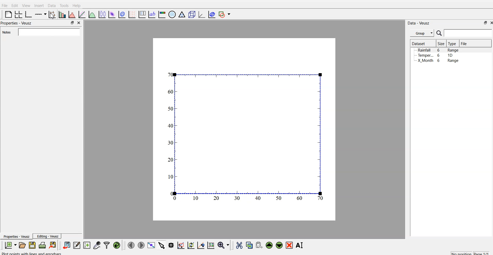 This screenshot has height=255, width=493. What do you see at coordinates (439, 33) in the screenshot?
I see `search icon` at bounding box center [439, 33].